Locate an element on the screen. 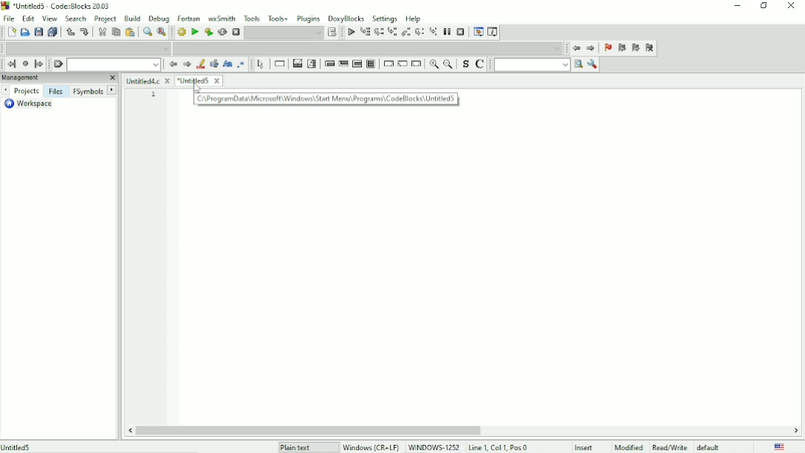 The height and width of the screenshot is (453, 805). Cut is located at coordinates (102, 32).